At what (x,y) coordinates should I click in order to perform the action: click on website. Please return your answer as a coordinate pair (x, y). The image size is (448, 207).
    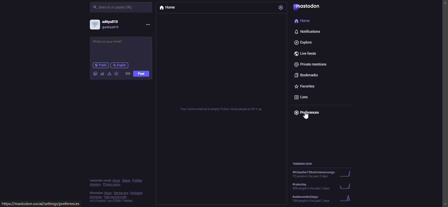
    Looking at the image, I should click on (42, 204).